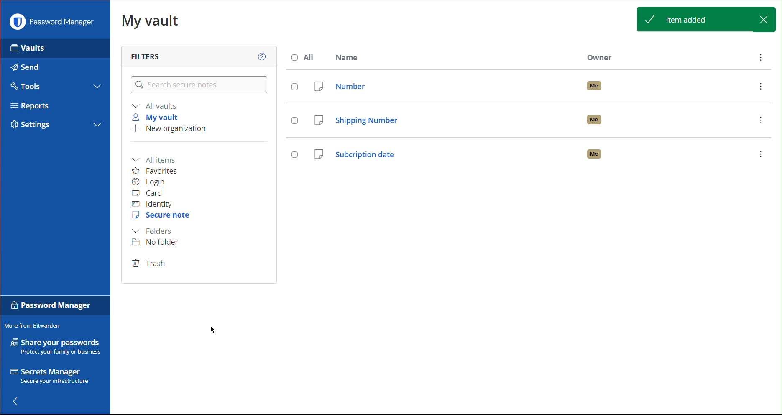  What do you see at coordinates (303, 57) in the screenshot?
I see `All` at bounding box center [303, 57].